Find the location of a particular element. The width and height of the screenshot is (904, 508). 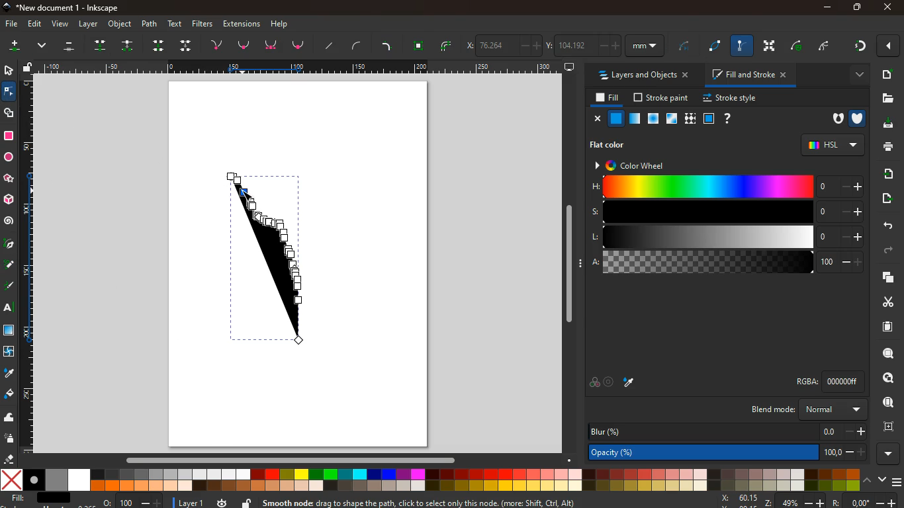

down is located at coordinates (187, 45).